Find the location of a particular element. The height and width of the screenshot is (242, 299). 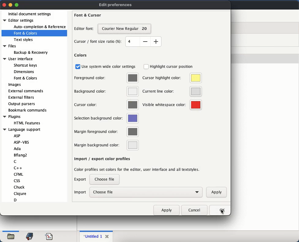

cursor  is located at coordinates (222, 212).